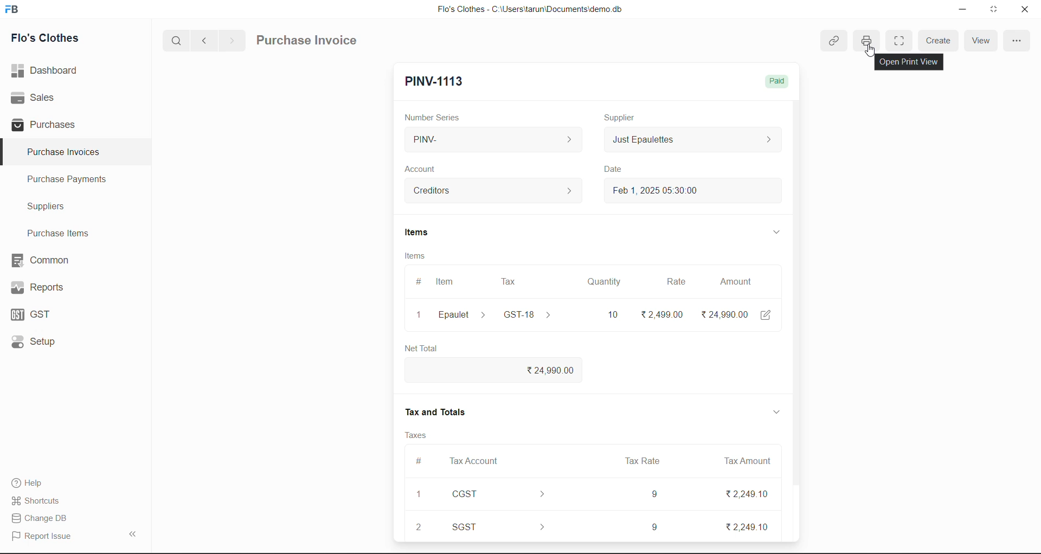 This screenshot has height=554, width=1041. What do you see at coordinates (502, 524) in the screenshot?
I see `SGST` at bounding box center [502, 524].